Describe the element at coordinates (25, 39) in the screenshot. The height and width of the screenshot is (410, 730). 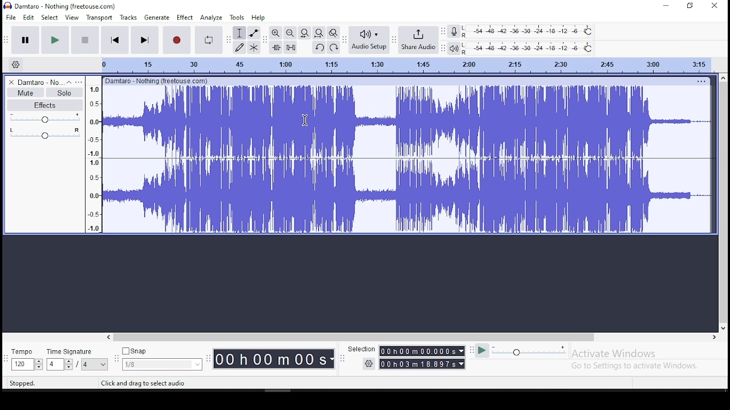
I see `pause` at that location.